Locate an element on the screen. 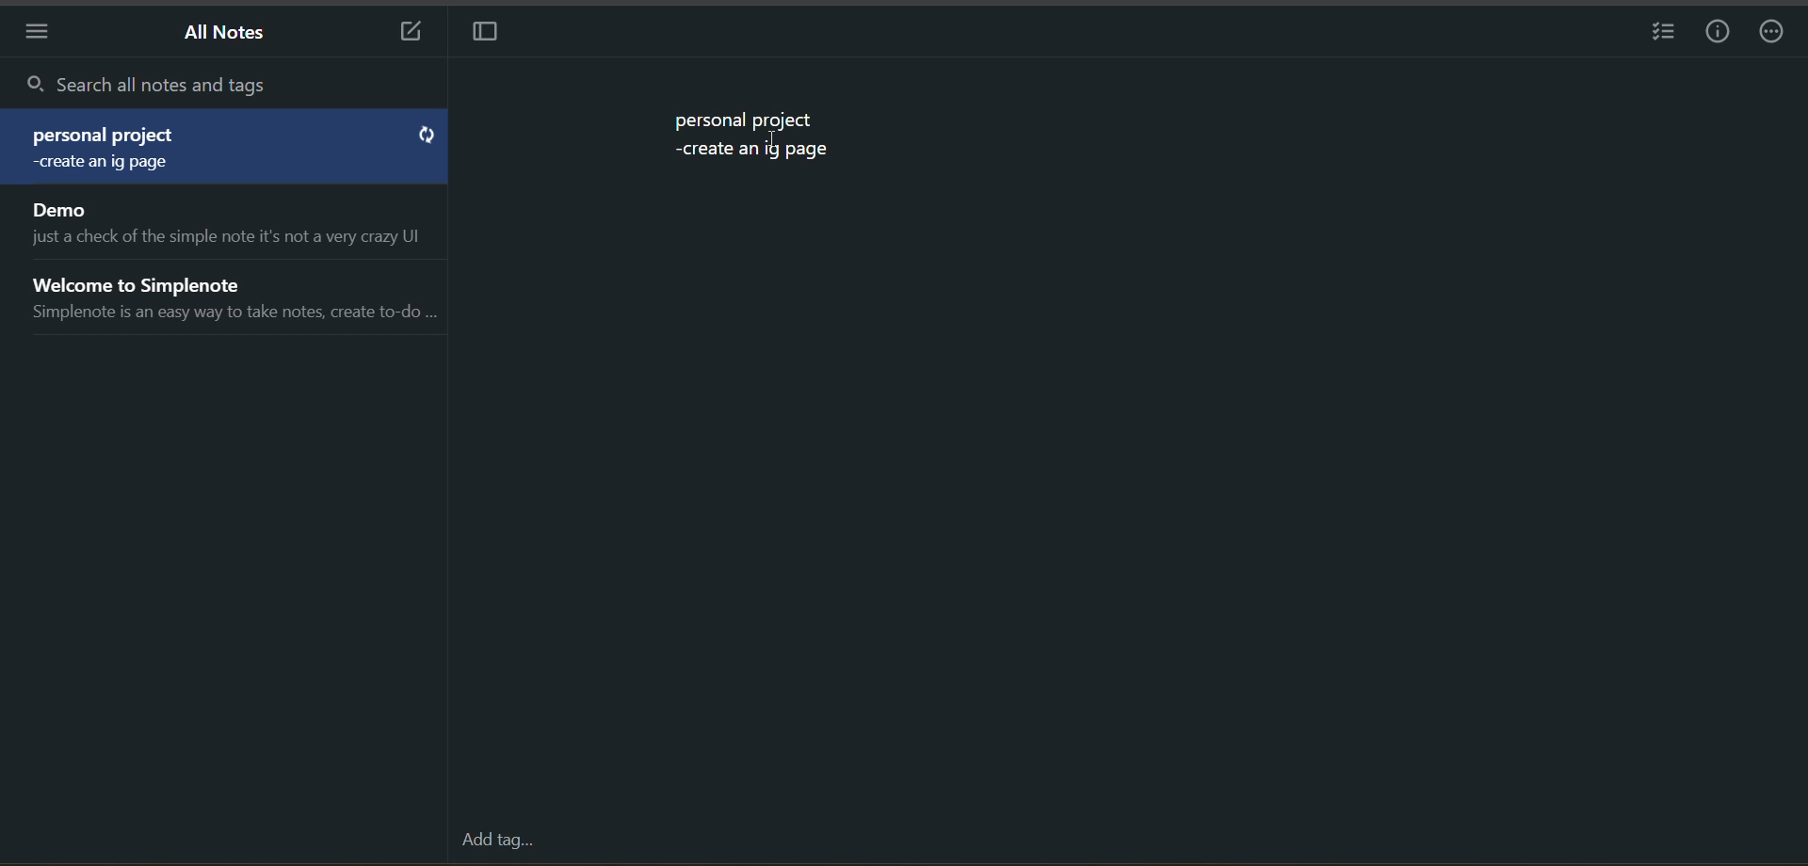  ideas is located at coordinates (758, 155).